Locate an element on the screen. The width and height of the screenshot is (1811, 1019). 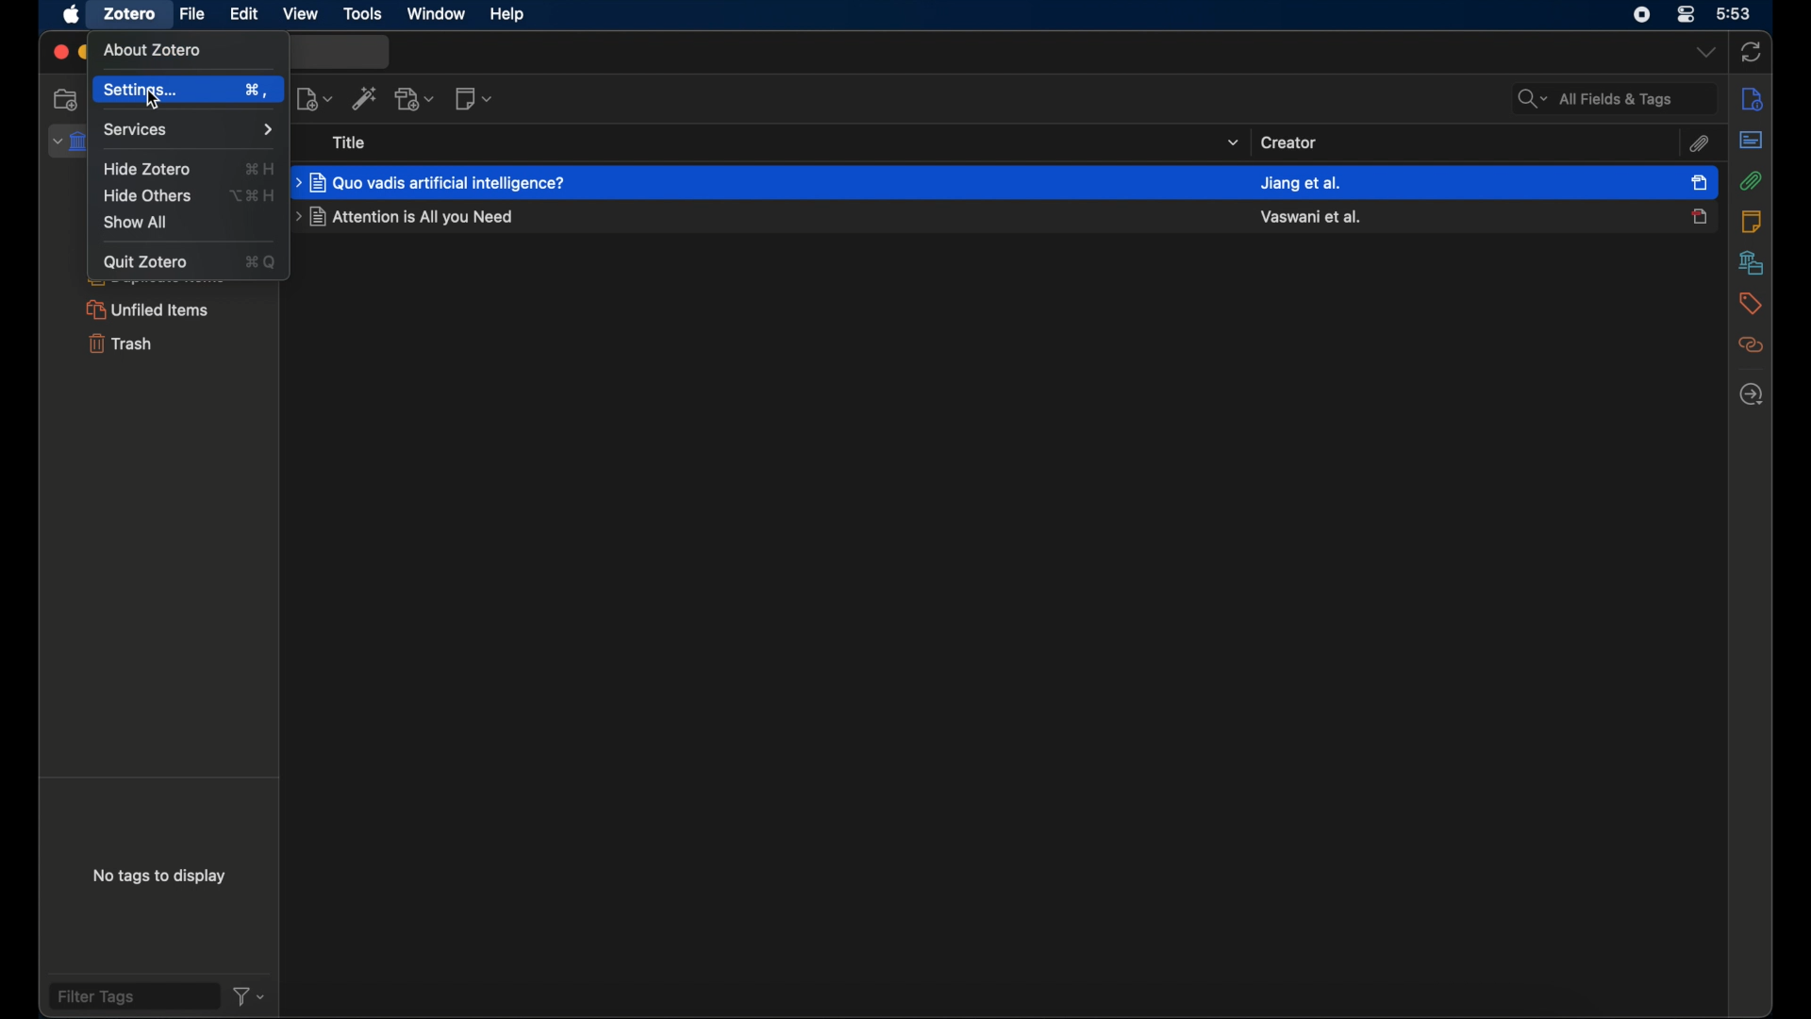
apple icon is located at coordinates (71, 15).